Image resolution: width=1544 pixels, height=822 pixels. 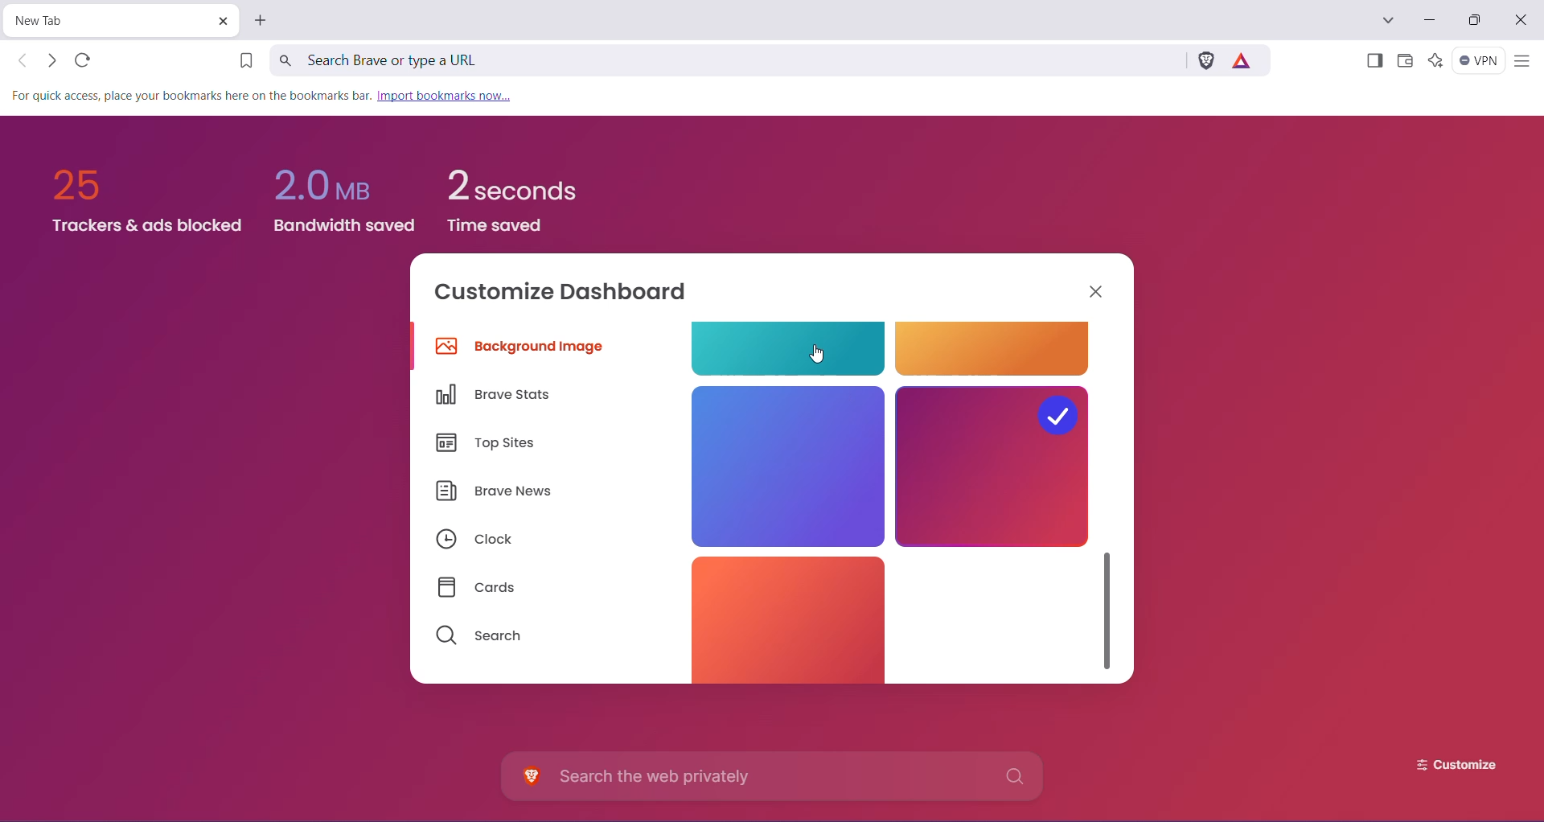 What do you see at coordinates (262, 20) in the screenshot?
I see `New Tab` at bounding box center [262, 20].